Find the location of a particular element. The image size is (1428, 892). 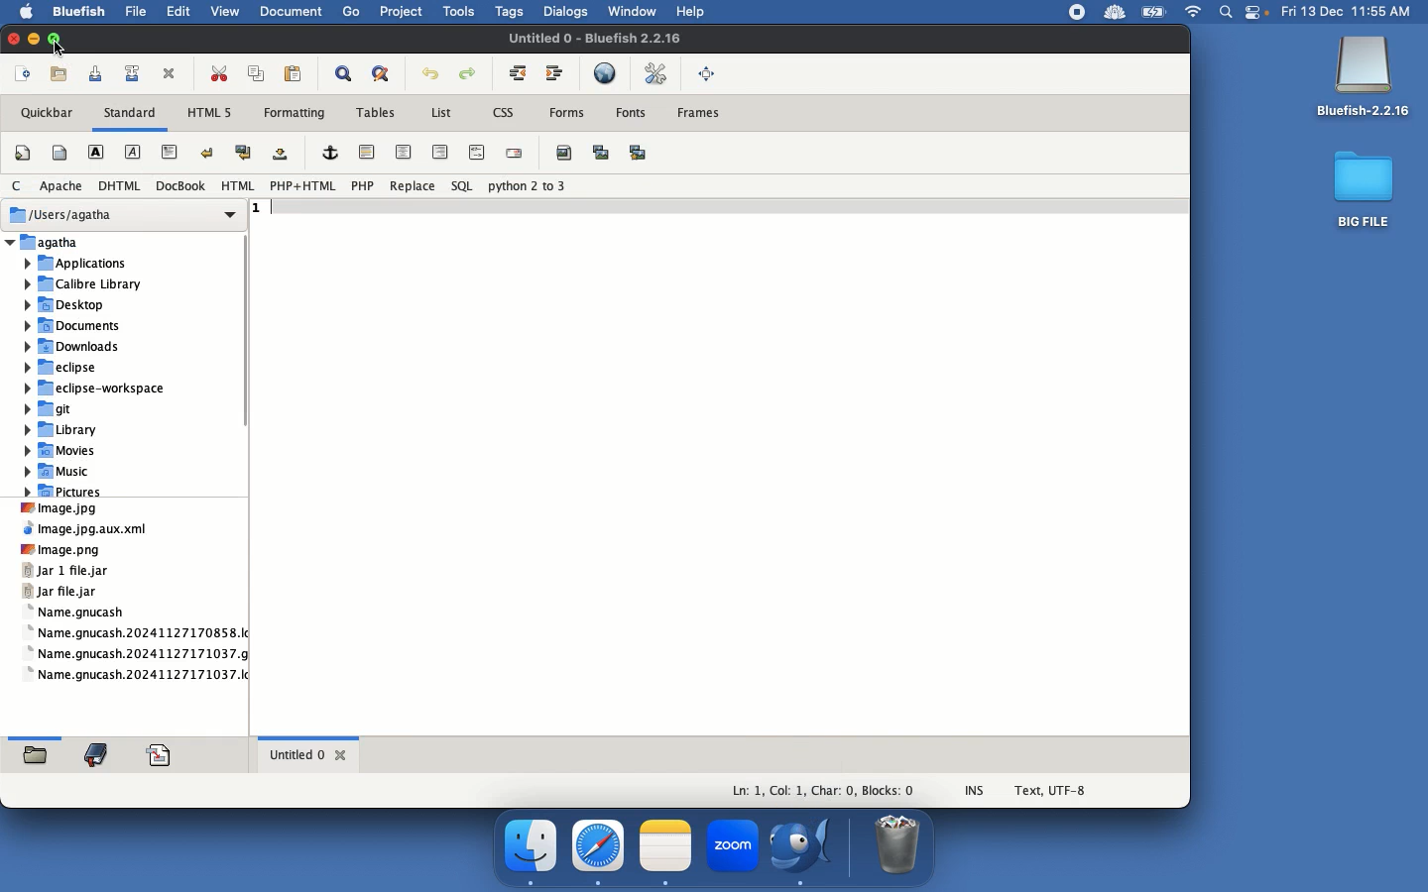

Image is located at coordinates (67, 551).